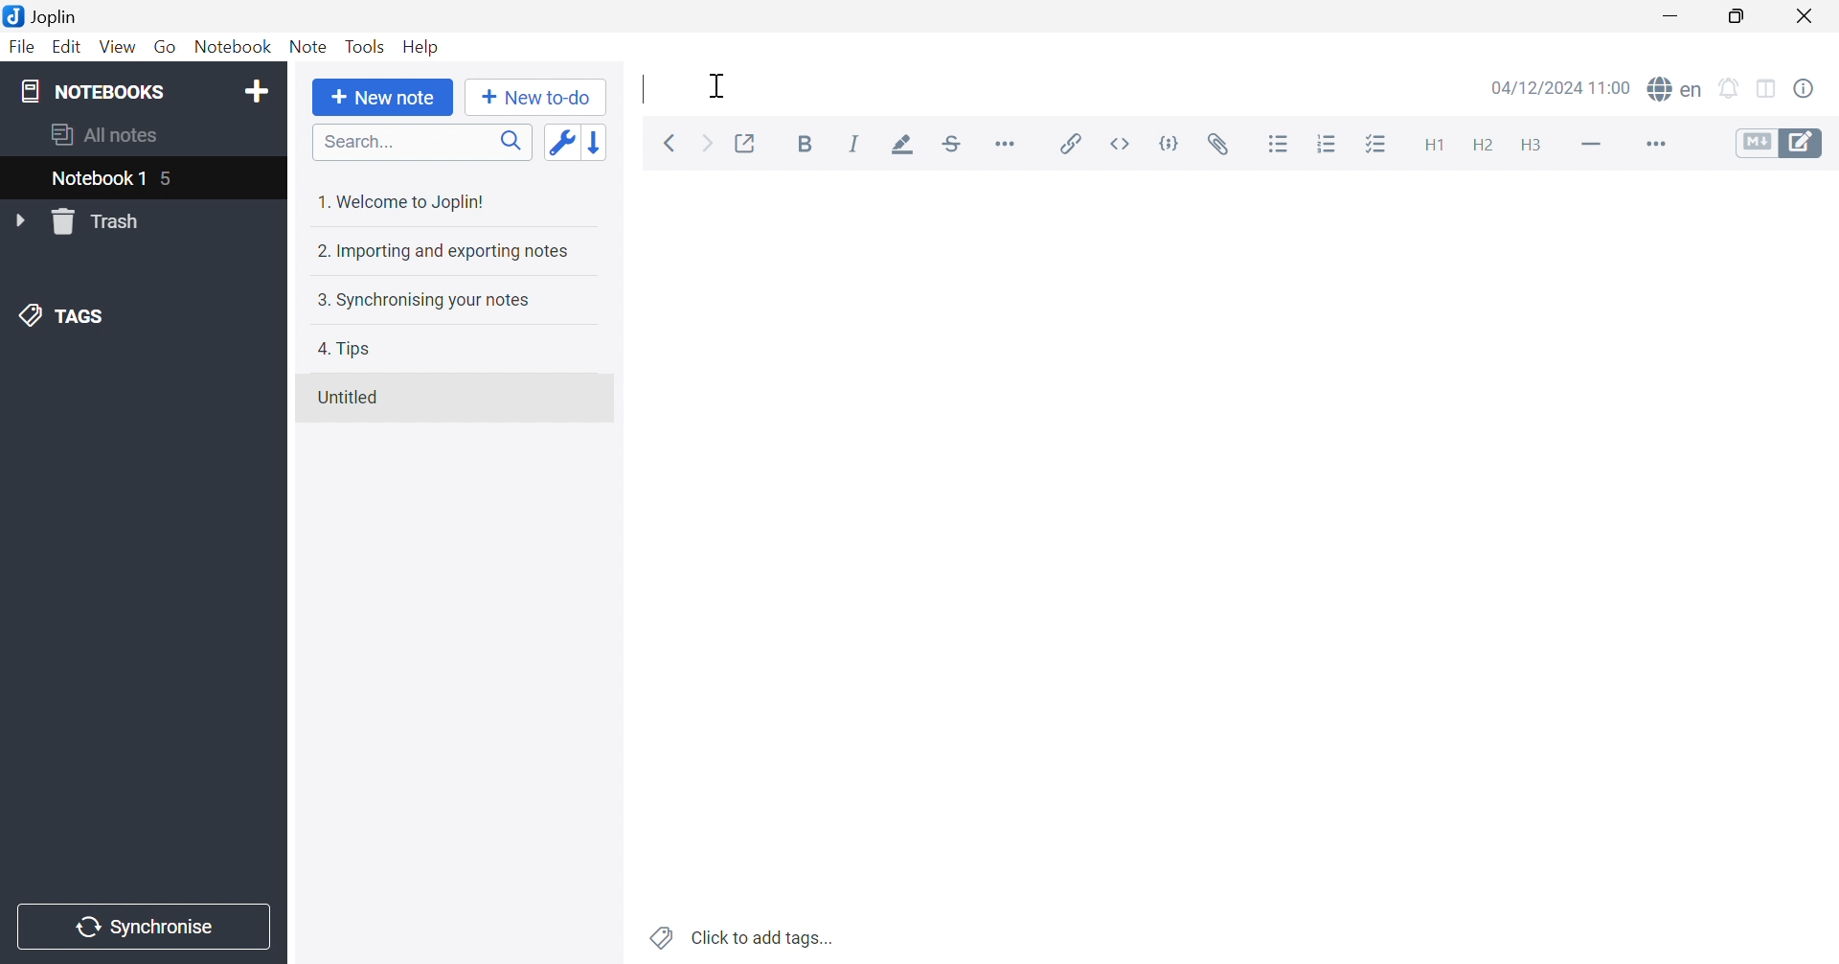 This screenshot has width=1839, height=964. I want to click on Toggle external editing, so click(743, 145).